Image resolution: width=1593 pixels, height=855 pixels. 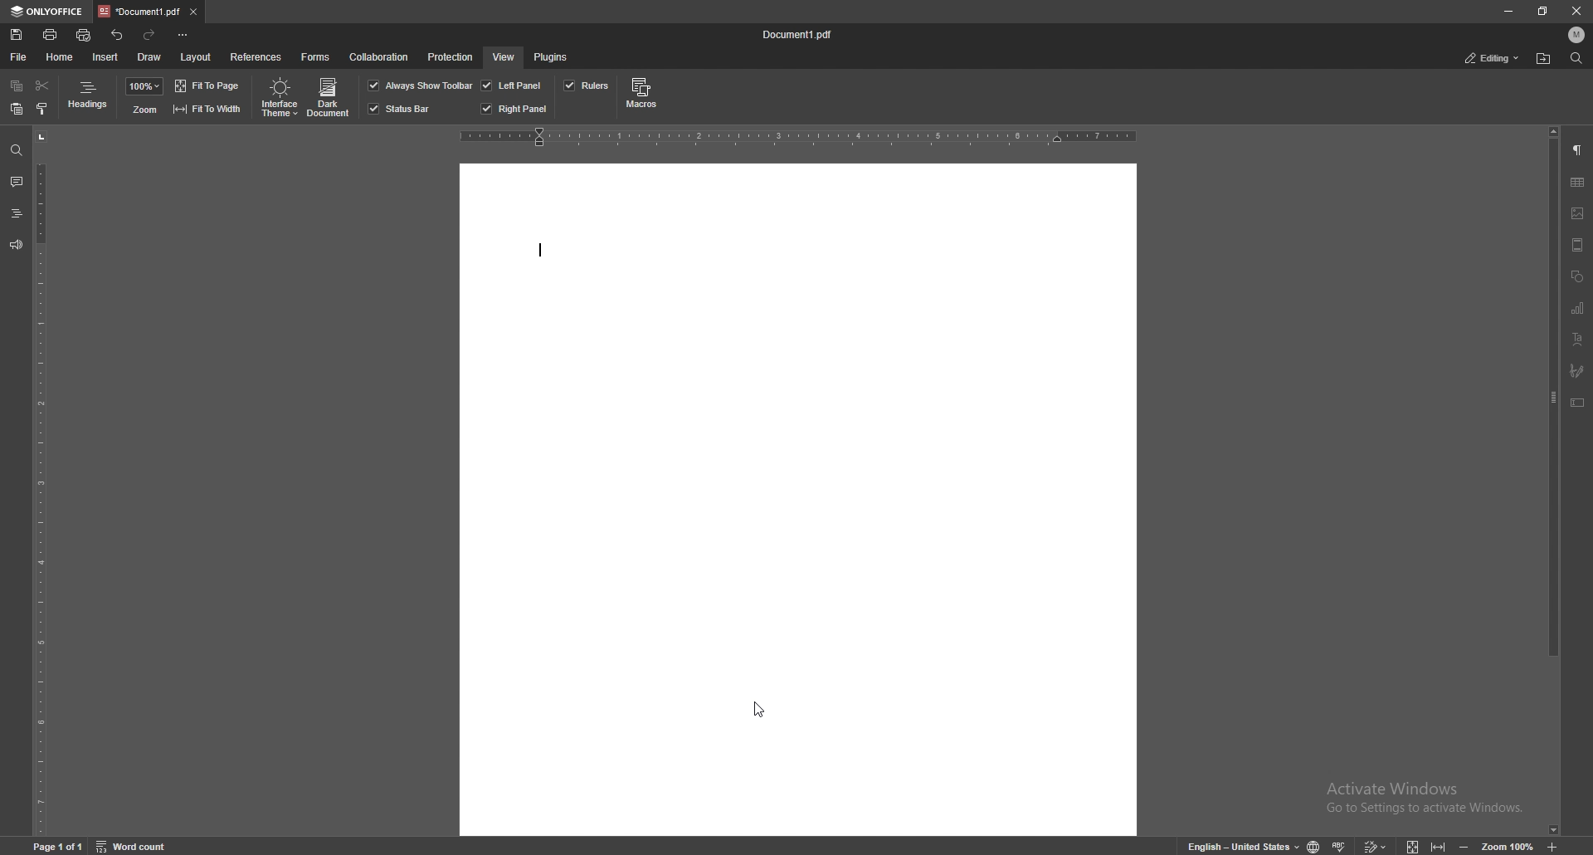 I want to click on image, so click(x=1578, y=213).